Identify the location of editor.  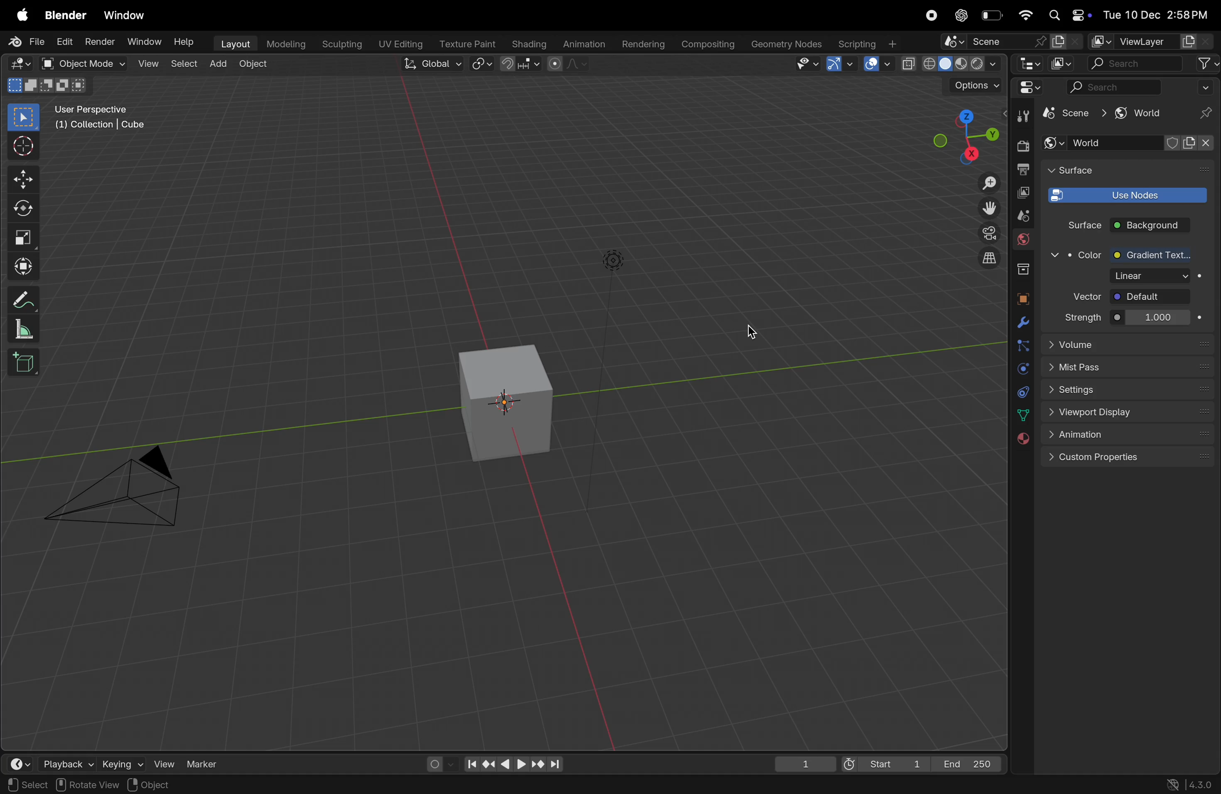
(1029, 65).